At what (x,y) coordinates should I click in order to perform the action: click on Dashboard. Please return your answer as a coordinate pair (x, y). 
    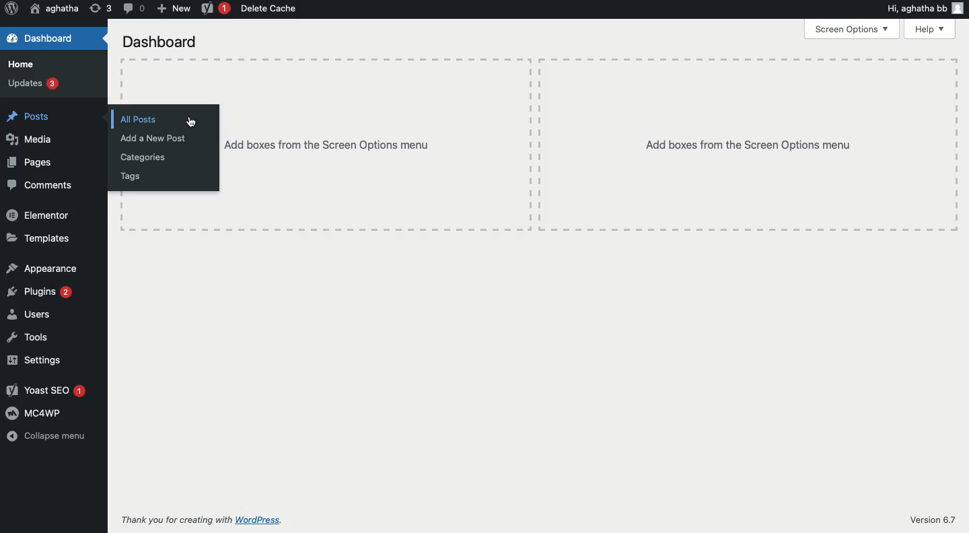
    Looking at the image, I should click on (159, 42).